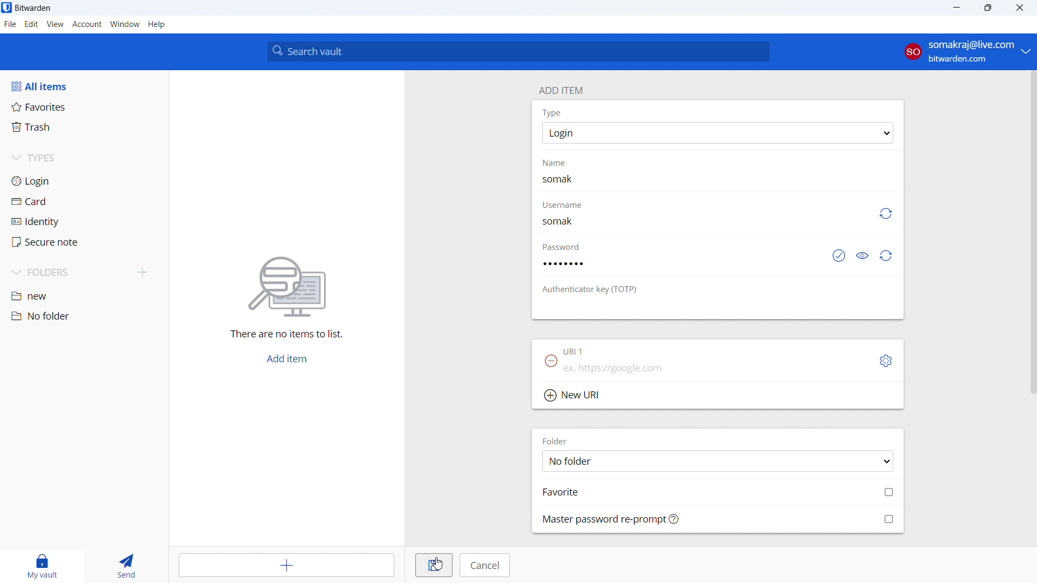 This screenshot has height=583, width=1037. Describe the element at coordinates (718, 491) in the screenshot. I see `add to favorites` at that location.